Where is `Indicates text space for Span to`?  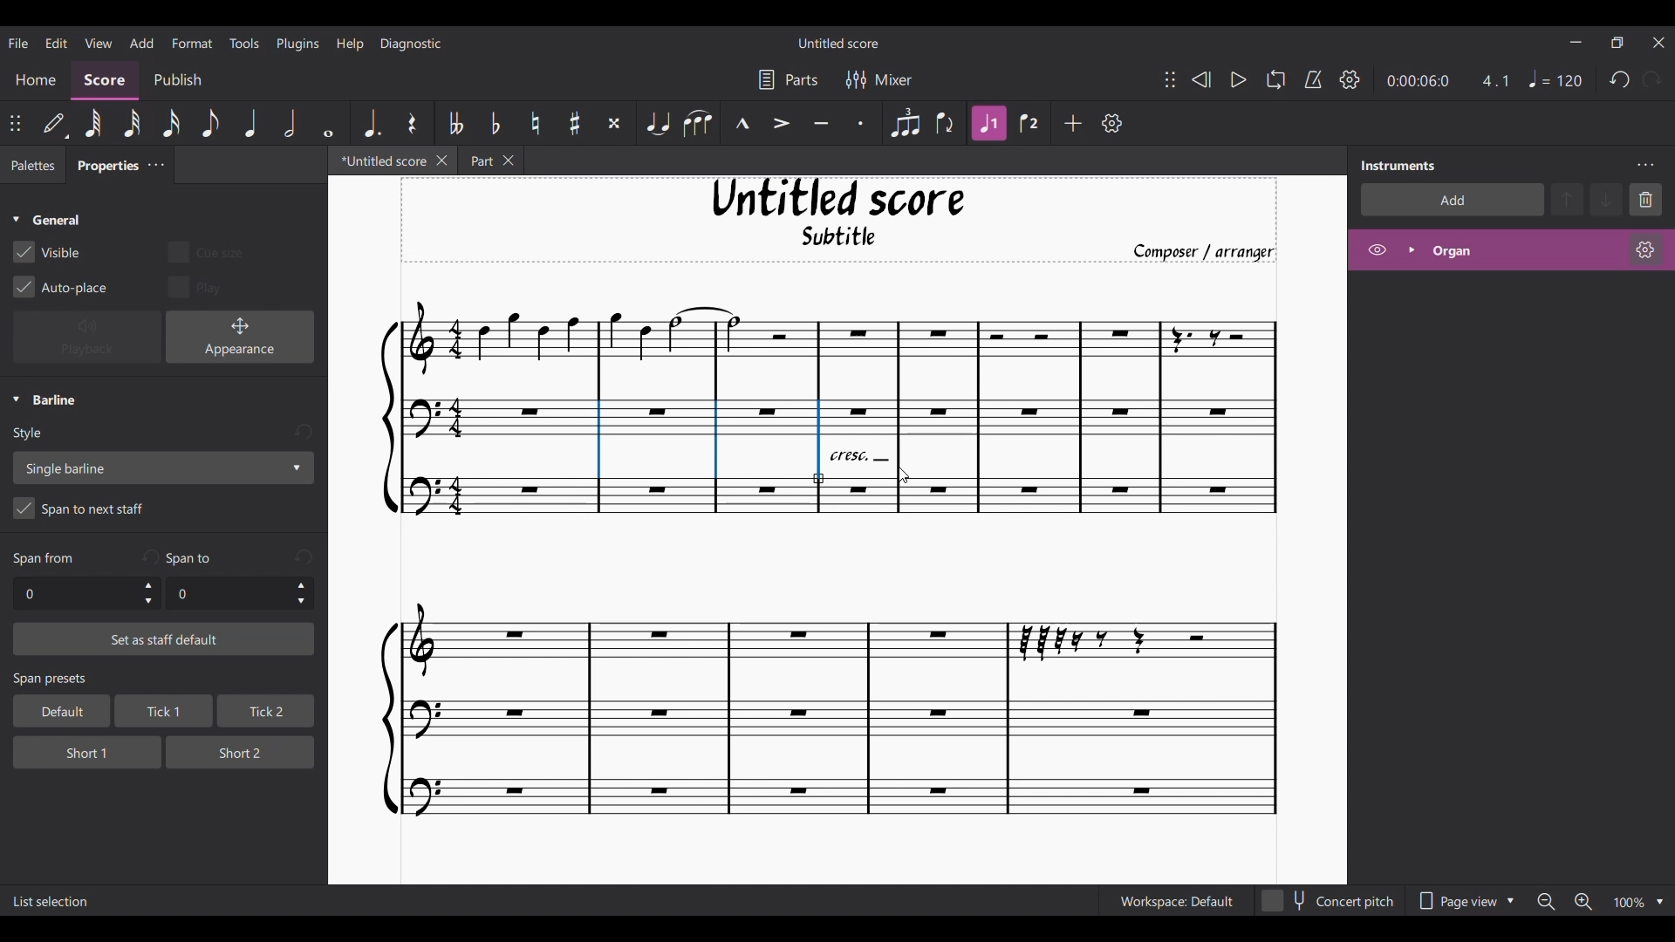
Indicates text space for Span to is located at coordinates (193, 558).